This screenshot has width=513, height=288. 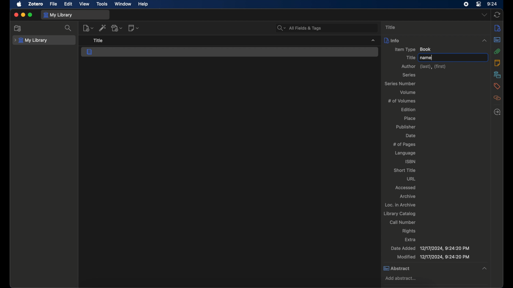 What do you see at coordinates (406, 187) in the screenshot?
I see `accessed` at bounding box center [406, 187].